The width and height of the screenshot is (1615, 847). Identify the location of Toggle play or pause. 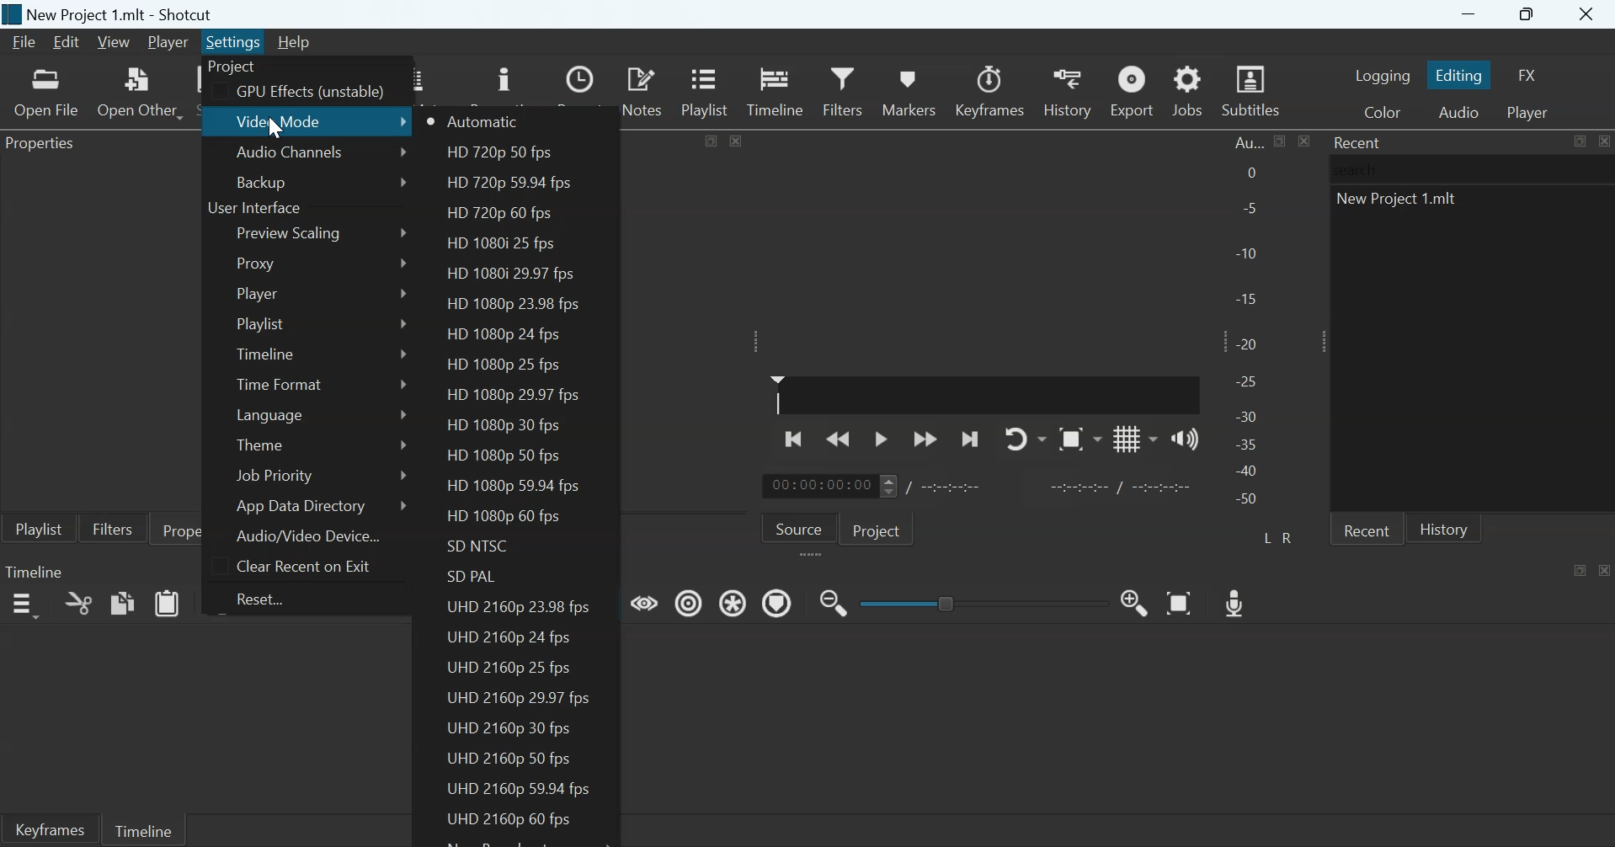
(881, 439).